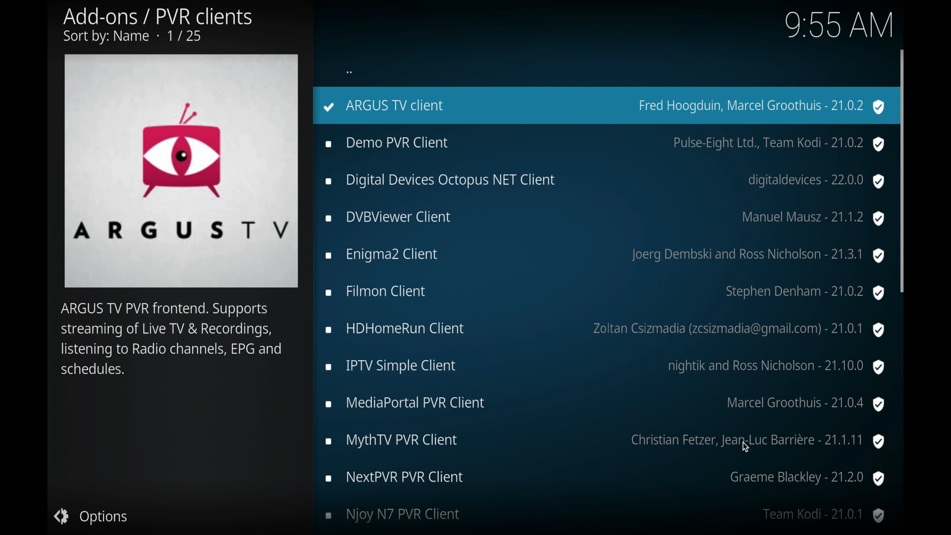 The height and width of the screenshot is (535, 951). I want to click on add-ons/pvr clients, so click(158, 26).